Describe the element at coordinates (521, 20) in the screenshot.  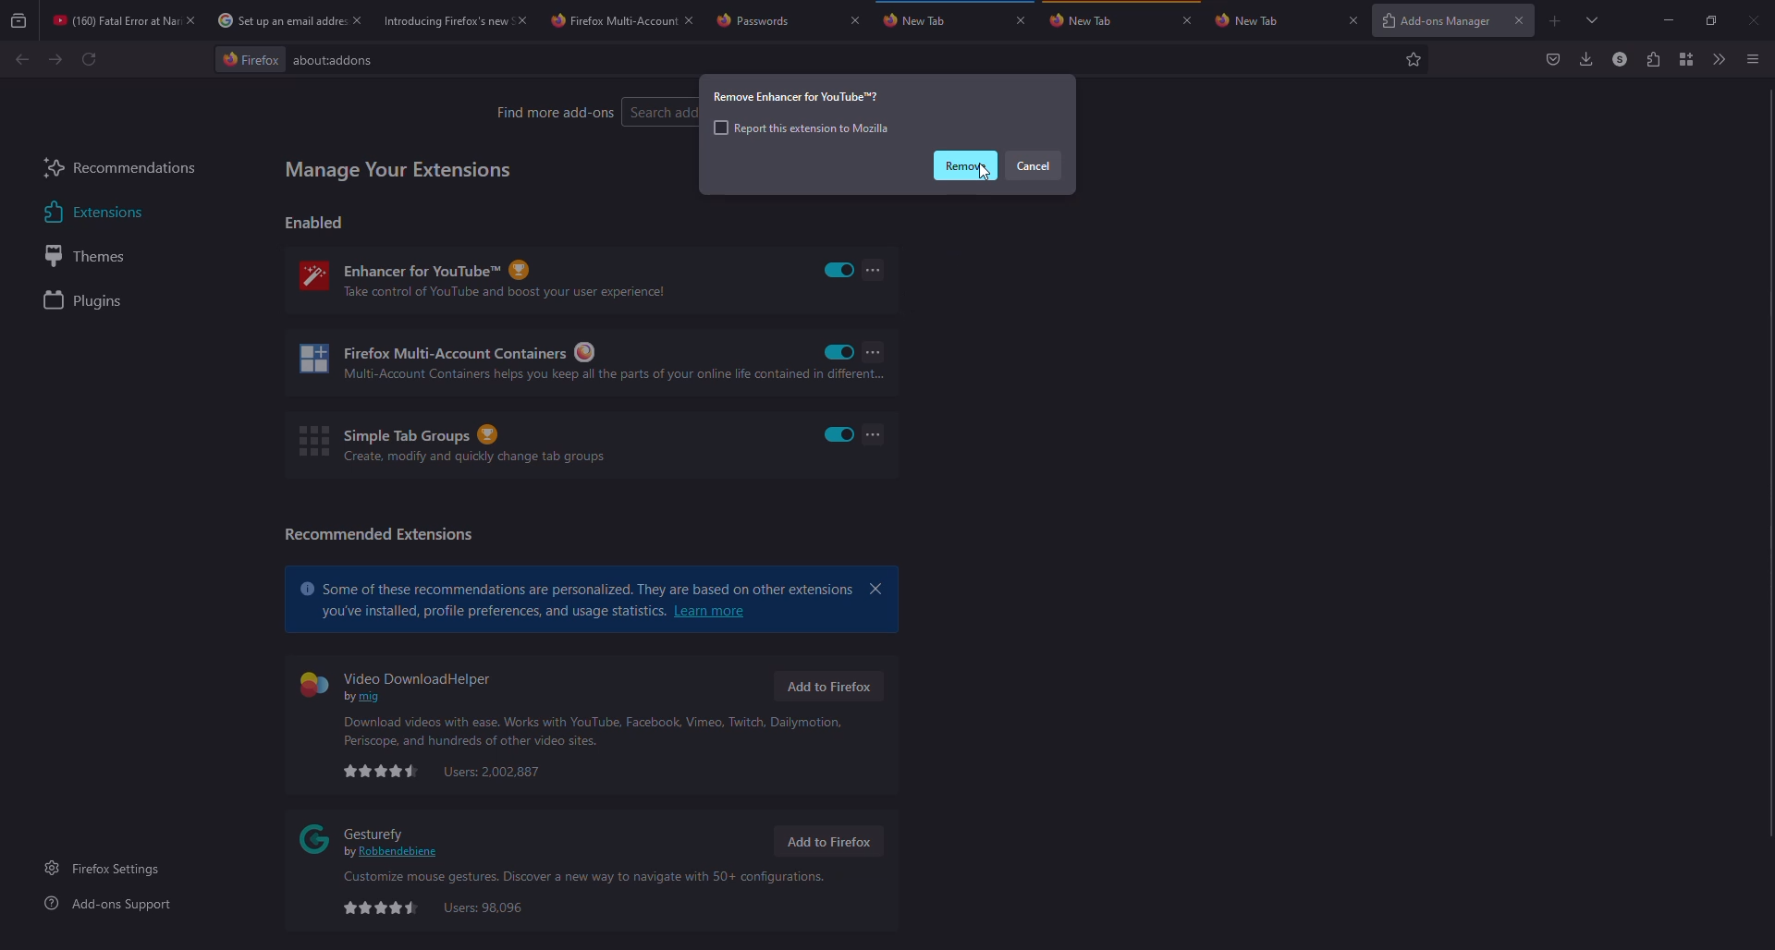
I see `close` at that location.